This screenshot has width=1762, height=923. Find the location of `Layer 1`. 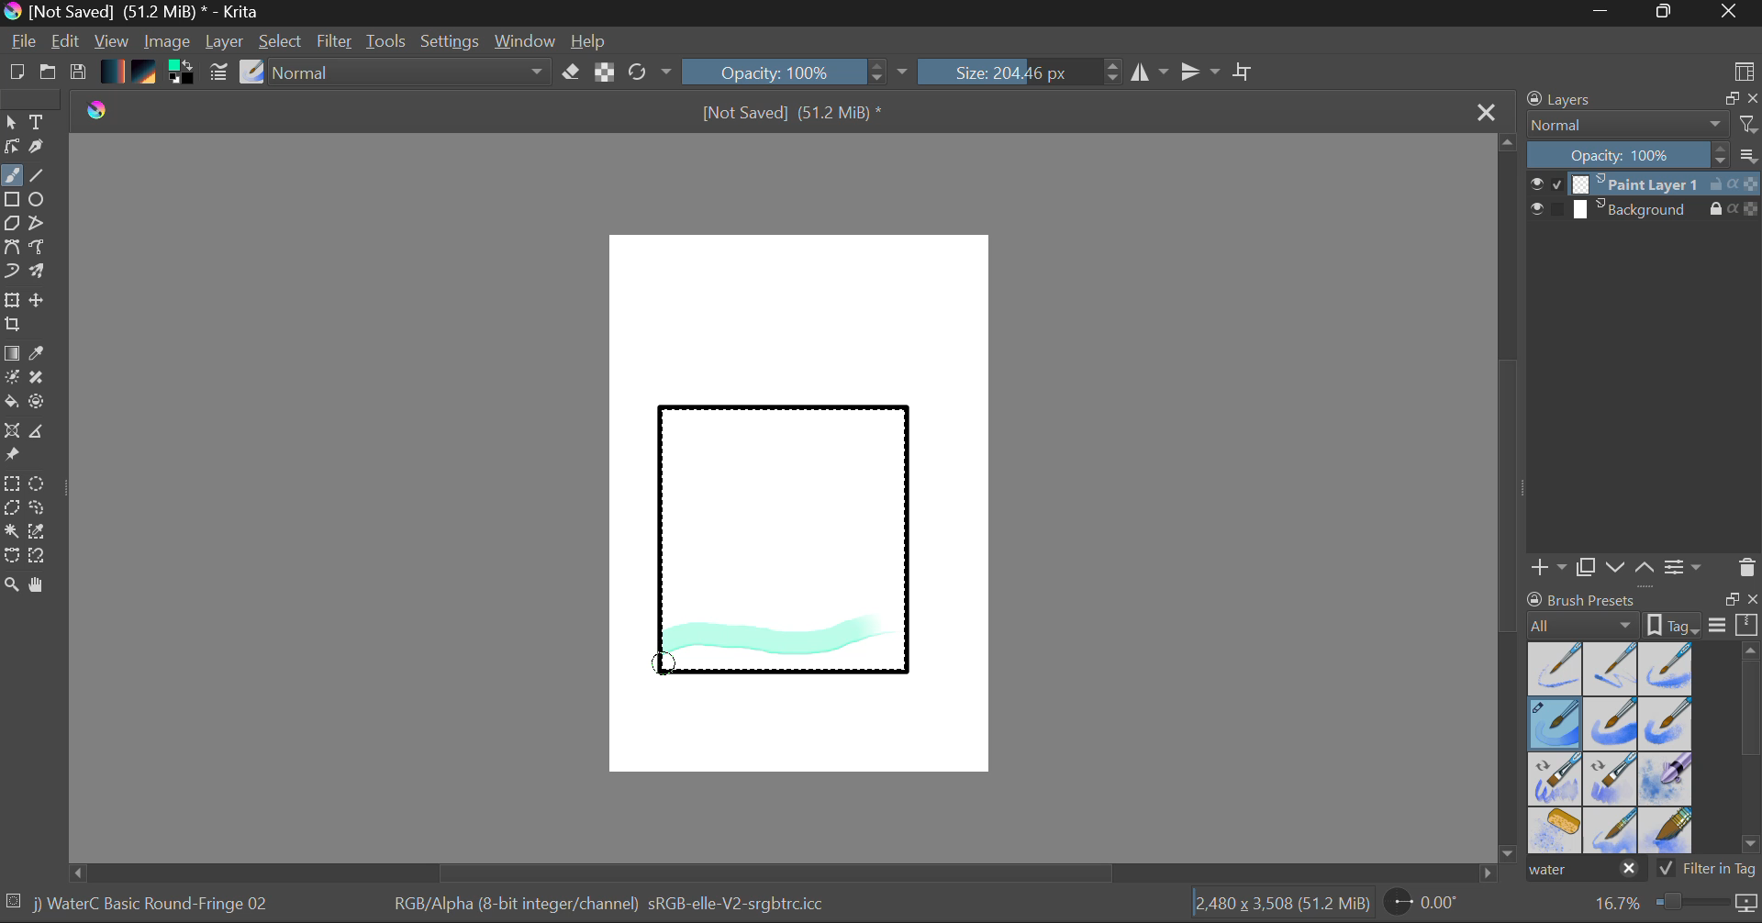

Layer 1 is located at coordinates (1645, 186).